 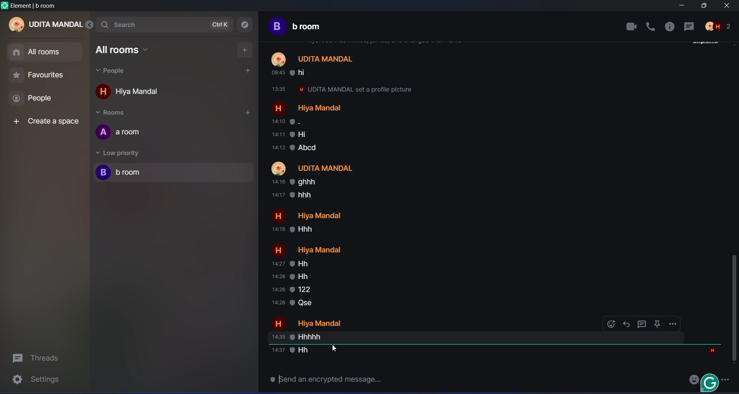 What do you see at coordinates (118, 154) in the screenshot?
I see `low priority` at bounding box center [118, 154].